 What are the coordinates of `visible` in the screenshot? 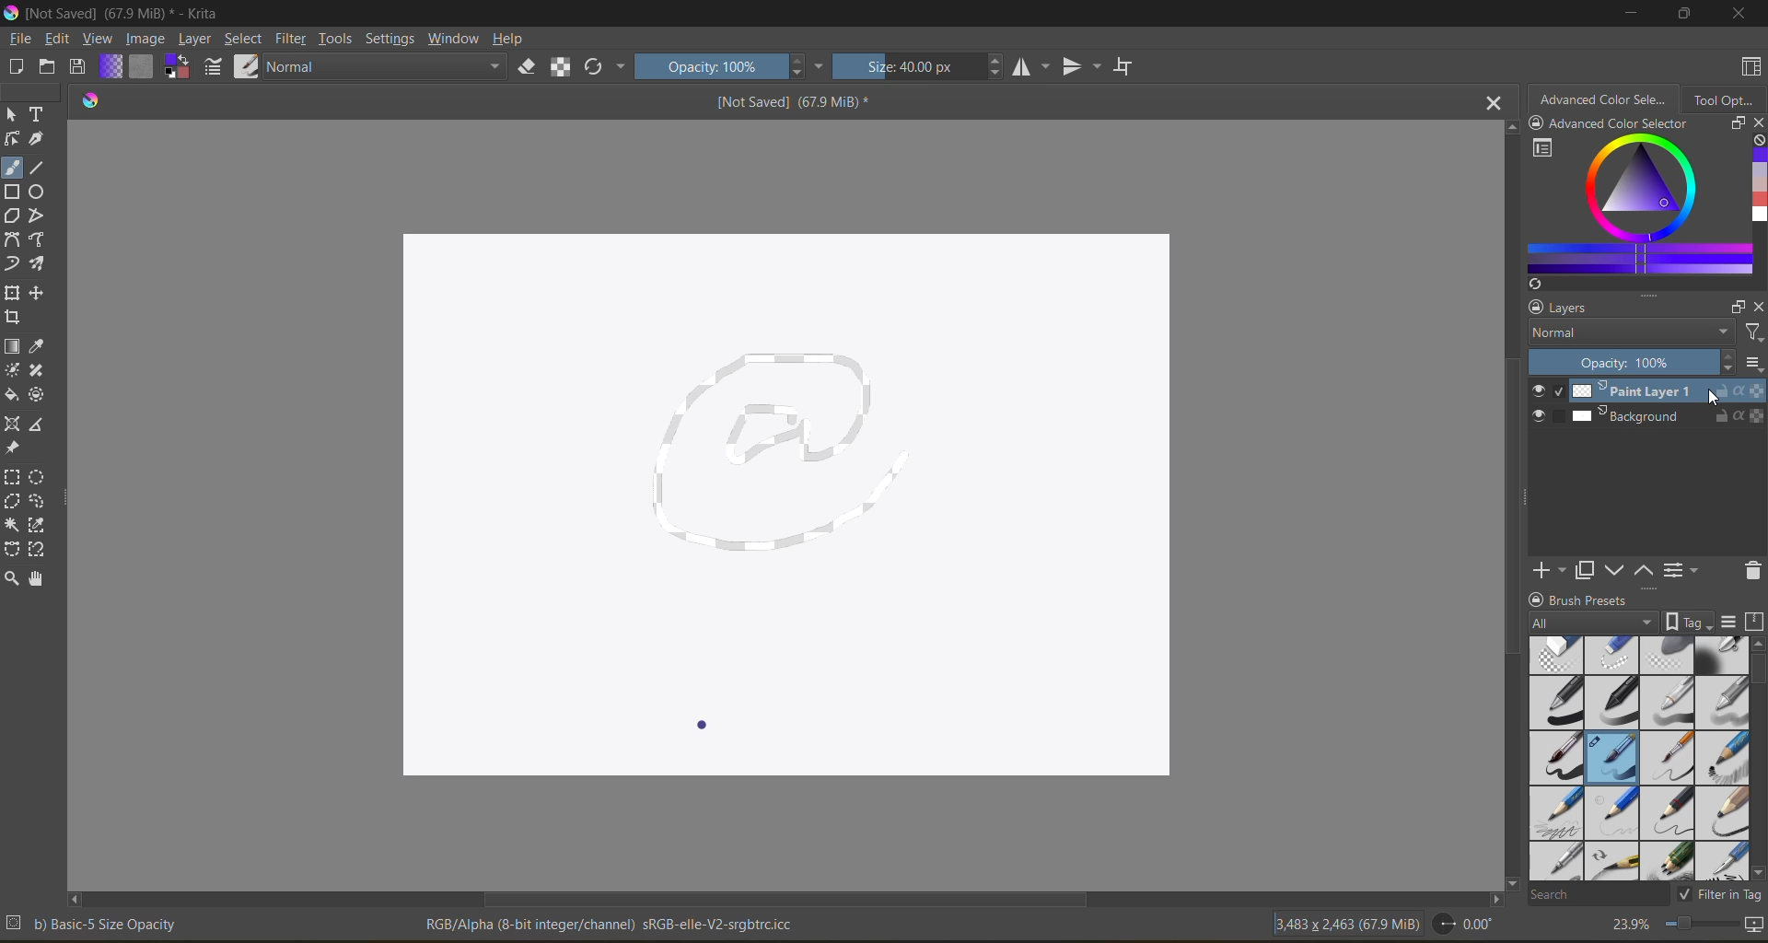 It's located at (1536, 391).